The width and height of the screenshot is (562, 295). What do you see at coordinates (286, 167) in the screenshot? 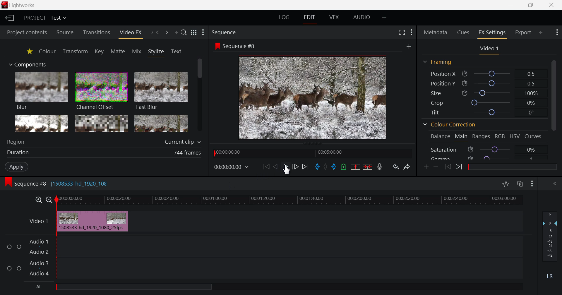
I see `Cursor on Play` at bounding box center [286, 167].